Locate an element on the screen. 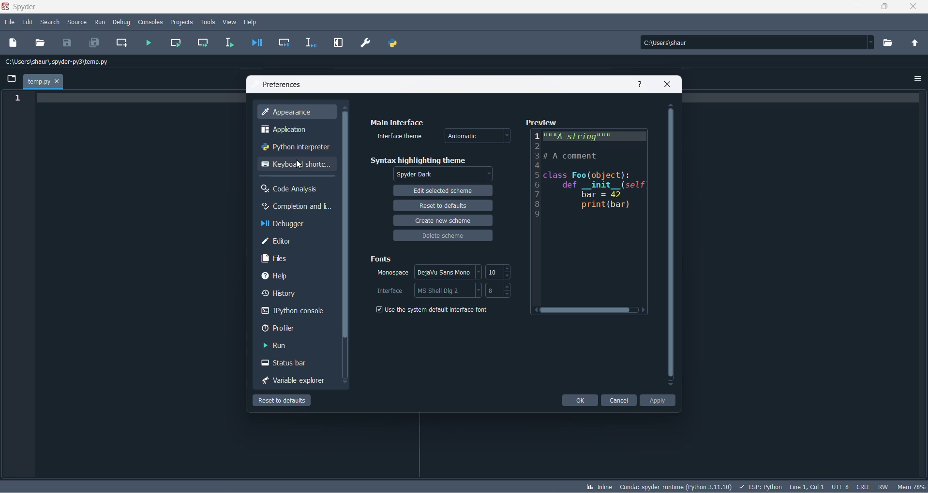 Image resolution: width=928 pixels, height=493 pixels. increment is located at coordinates (508, 270).